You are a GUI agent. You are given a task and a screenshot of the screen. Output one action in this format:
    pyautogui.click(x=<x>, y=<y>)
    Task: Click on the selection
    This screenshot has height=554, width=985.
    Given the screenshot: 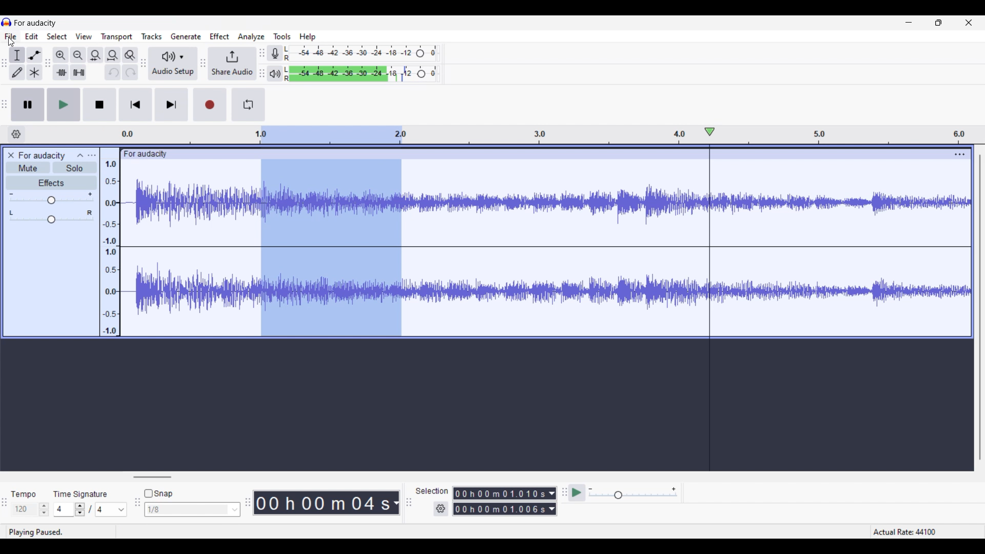 What is the action you would take?
    pyautogui.click(x=431, y=490)
    